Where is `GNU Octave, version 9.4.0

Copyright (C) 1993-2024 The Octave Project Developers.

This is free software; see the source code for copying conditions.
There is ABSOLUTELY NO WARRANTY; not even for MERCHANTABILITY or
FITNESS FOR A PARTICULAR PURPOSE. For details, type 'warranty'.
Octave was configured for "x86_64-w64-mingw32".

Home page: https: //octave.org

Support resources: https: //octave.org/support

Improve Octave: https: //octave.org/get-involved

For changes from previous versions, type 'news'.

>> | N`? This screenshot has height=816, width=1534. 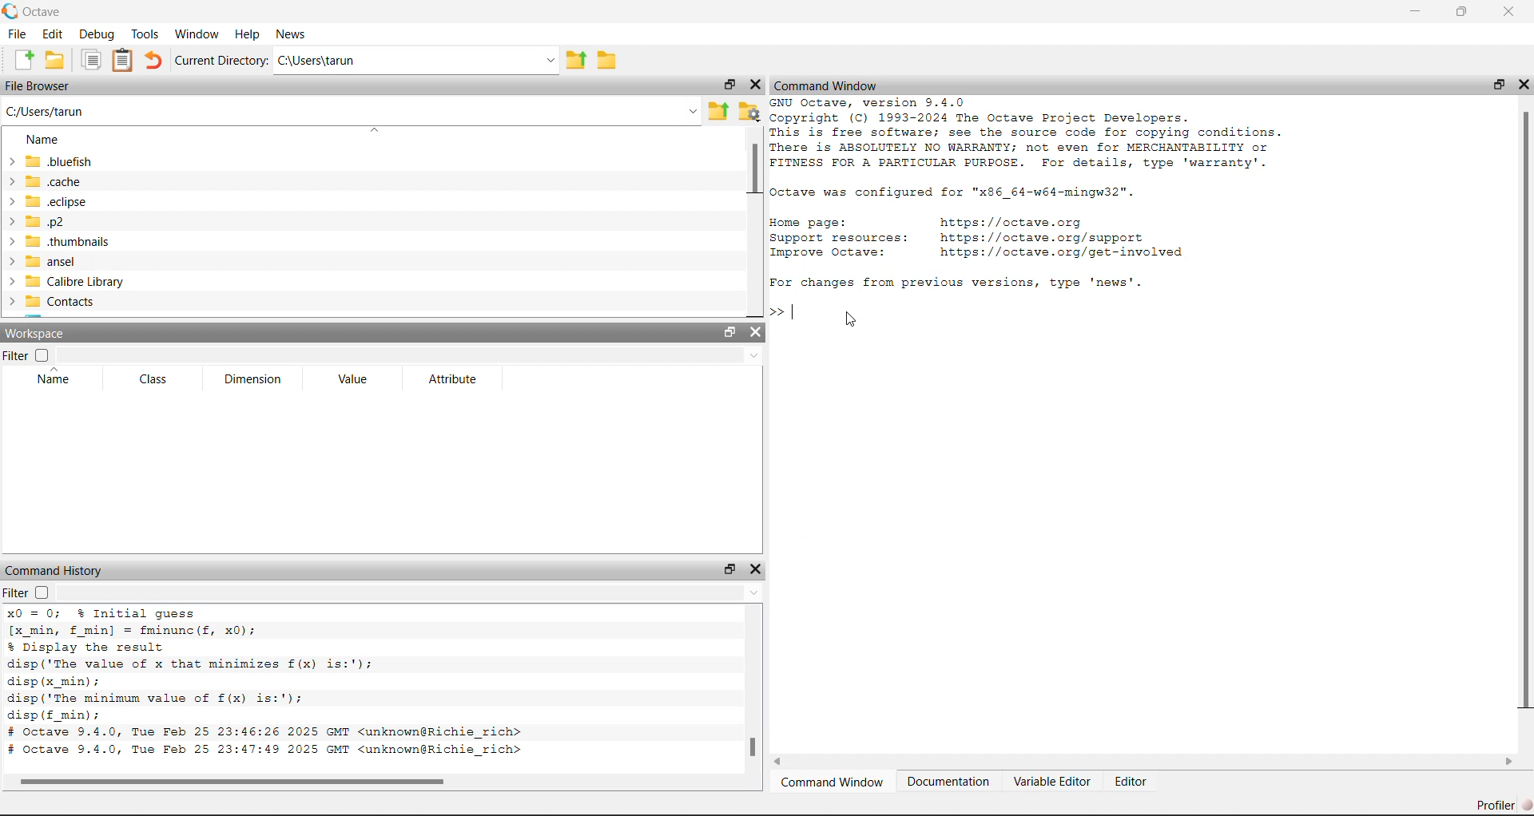
GNU Octave, version 9.4.0

Copyright (C) 1993-2024 The Octave Project Developers.

This is free software; see the source code for copying conditions.
There is ABSOLUTELY NO WARRANTY; not even for MERCHANTABILITY or
FITNESS FOR A PARTICULAR PURPOSE. For details, type 'warranty'.
Octave was configured for "x86_64-w64-mingw32".

Home page: https: //octave.org

Support resources: https: //octave.org/support

Improve Octave: https: //octave.org/get-involved

For changes from previous versions, type 'news'.

>> | N is located at coordinates (1041, 194).